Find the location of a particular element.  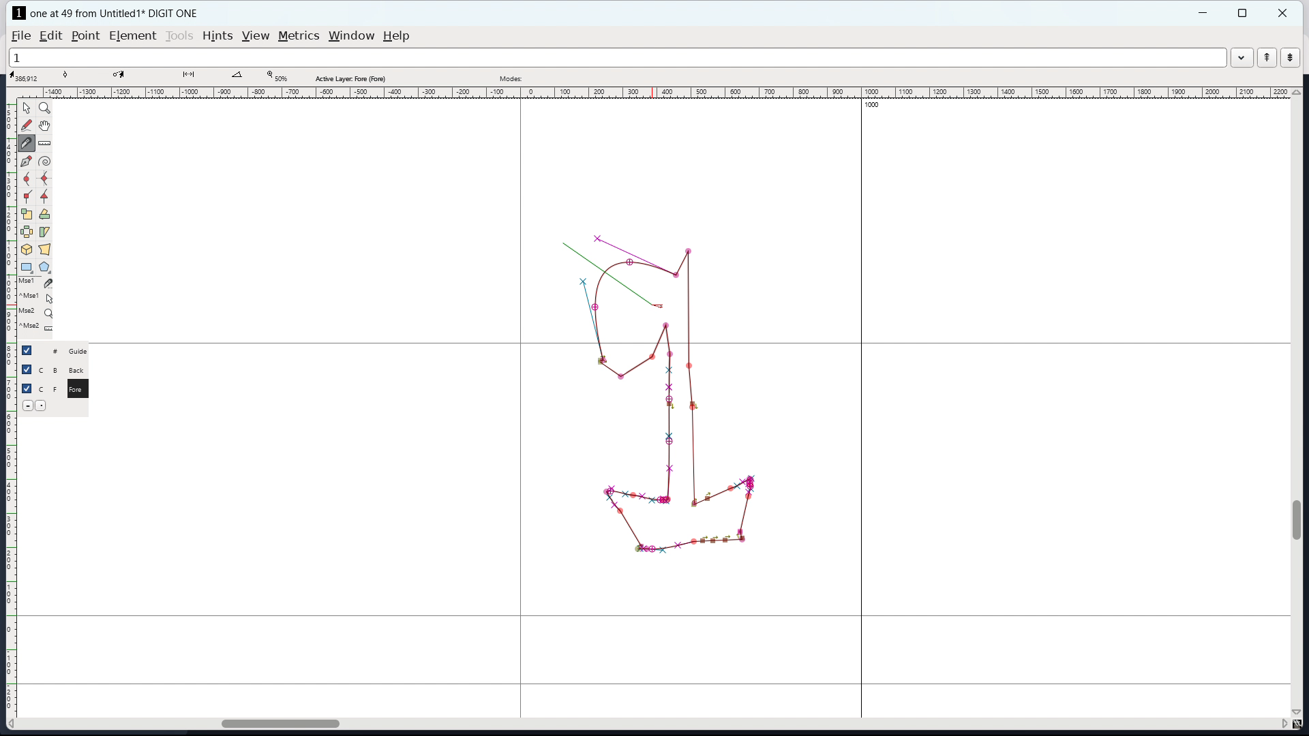

# is located at coordinates (49, 351).